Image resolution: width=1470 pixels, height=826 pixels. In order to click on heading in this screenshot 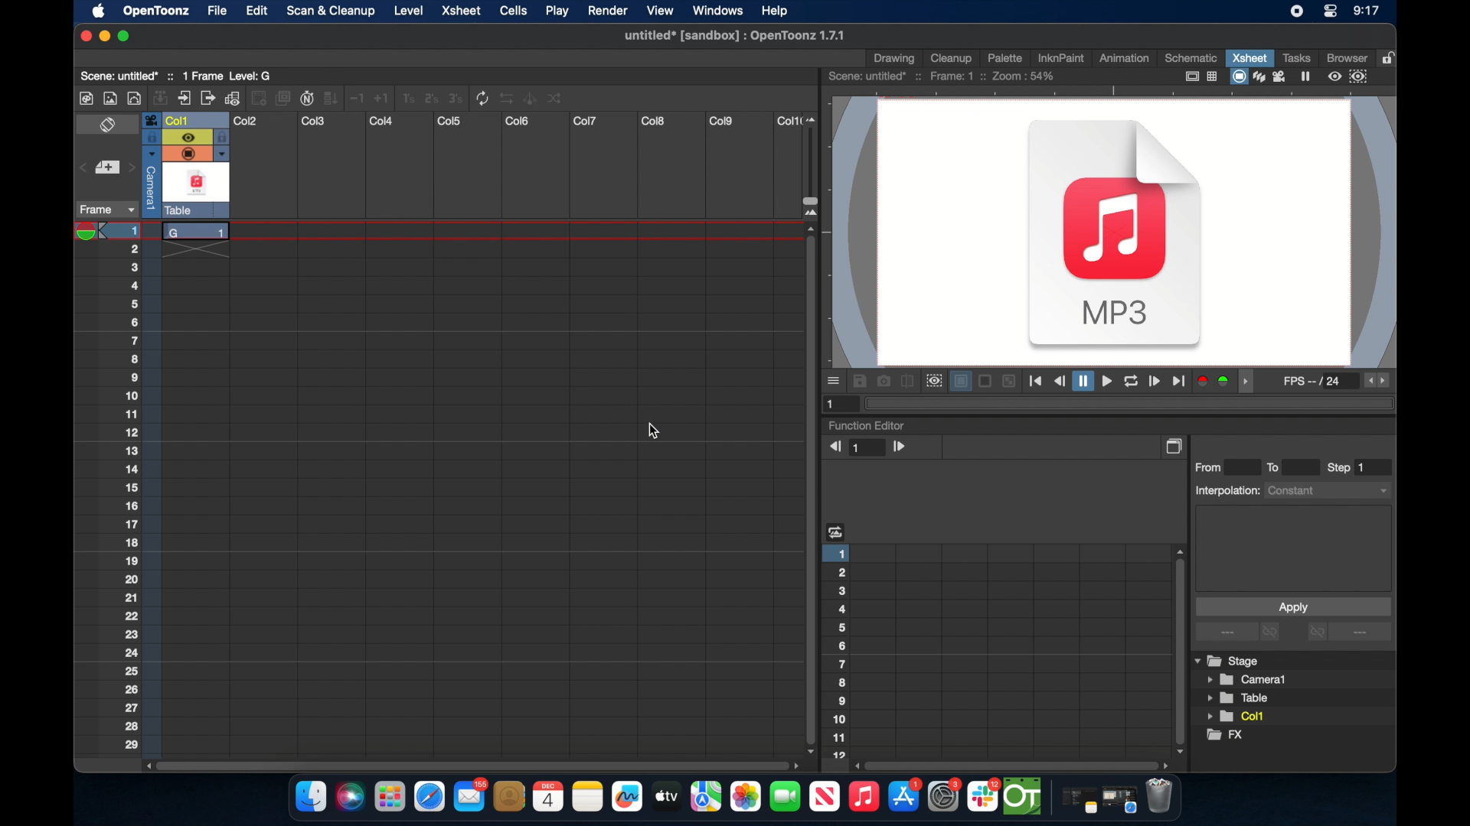, I will do `click(836, 531)`.